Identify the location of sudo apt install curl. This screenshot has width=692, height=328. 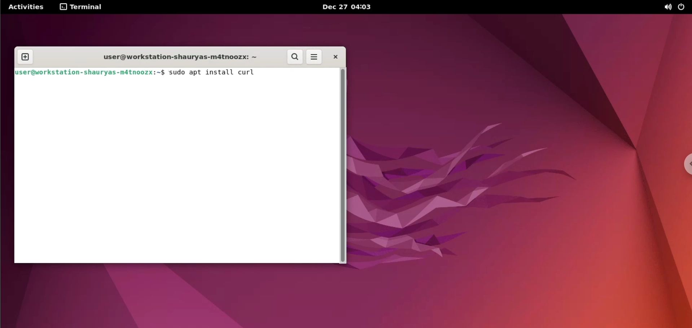
(216, 73).